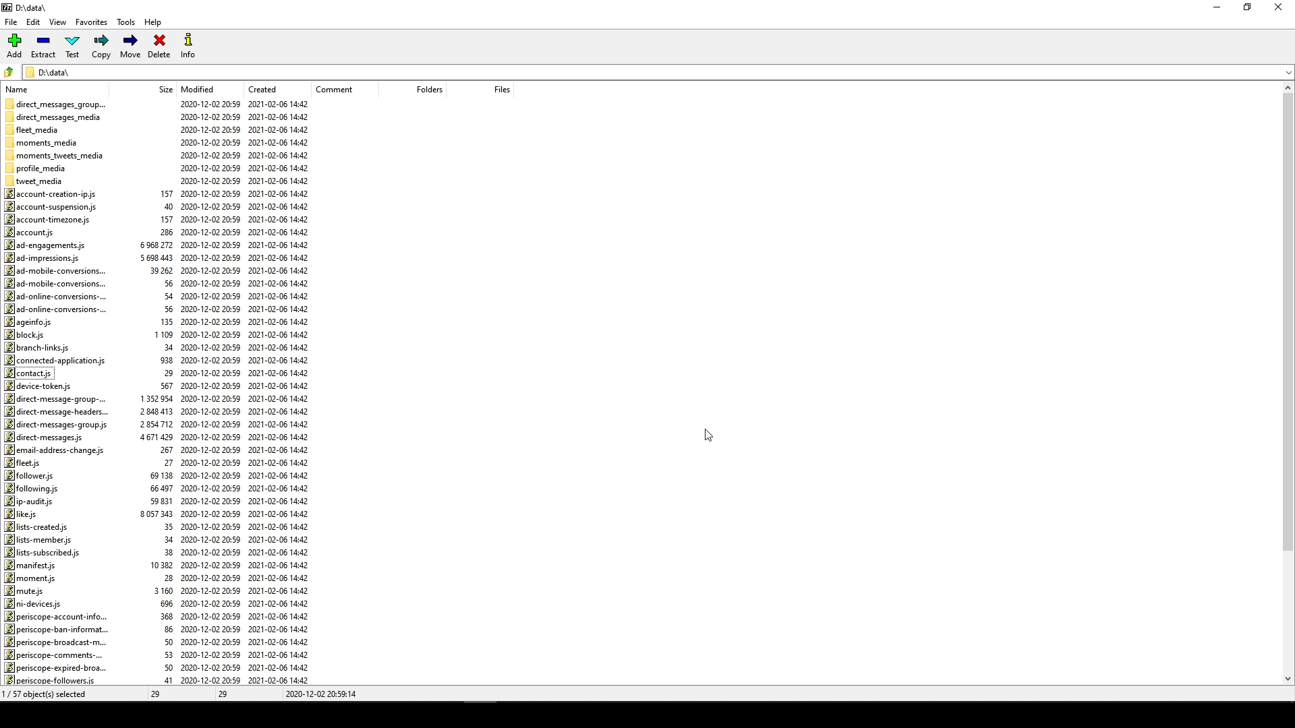 The height and width of the screenshot is (728, 1295). Describe the element at coordinates (32, 577) in the screenshot. I see `moment.js` at that location.